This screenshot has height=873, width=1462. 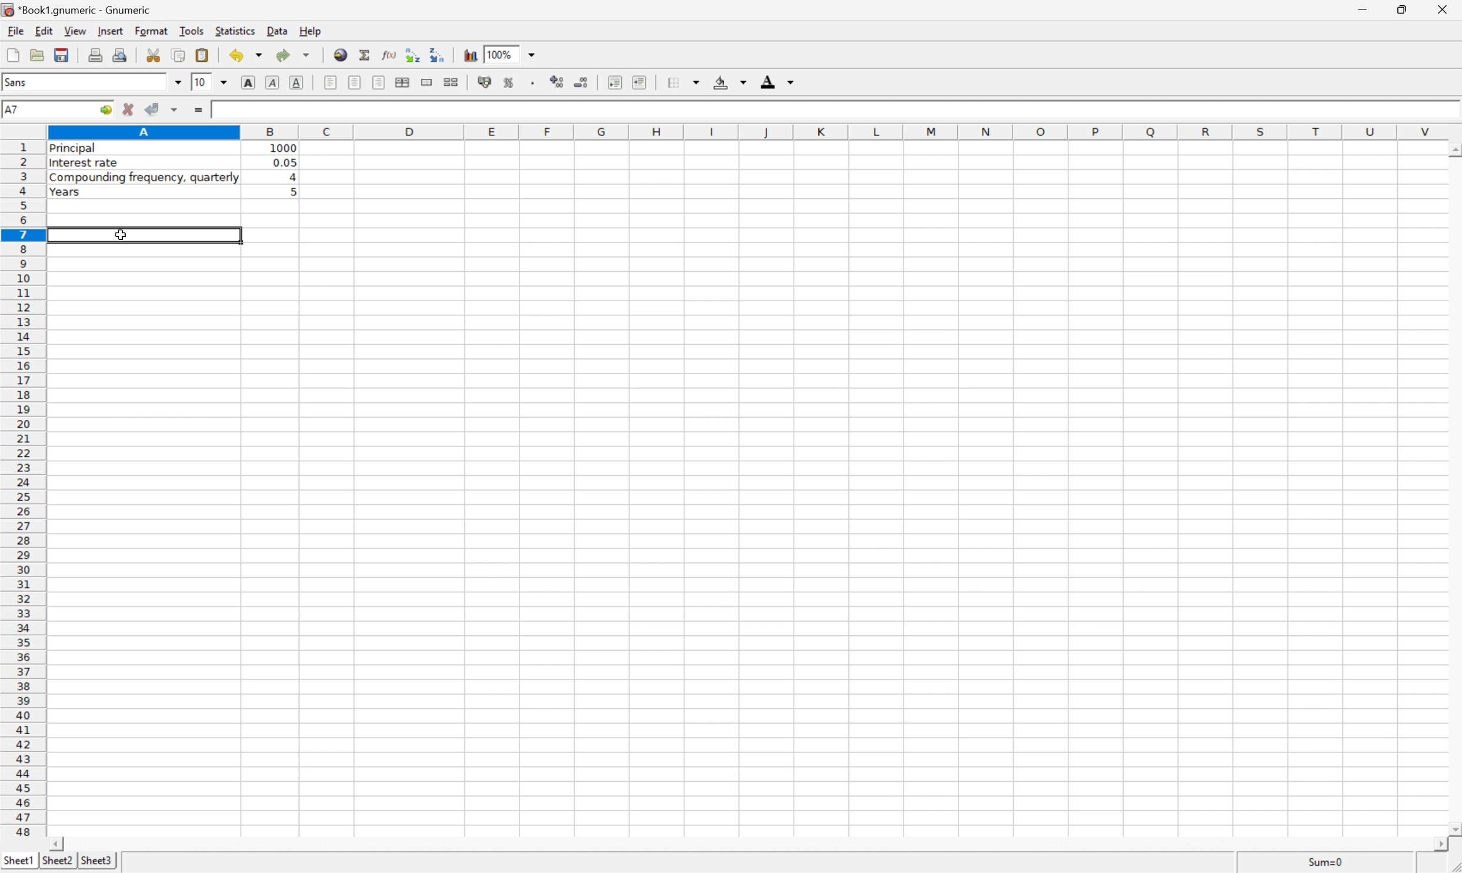 I want to click on italic, so click(x=271, y=84).